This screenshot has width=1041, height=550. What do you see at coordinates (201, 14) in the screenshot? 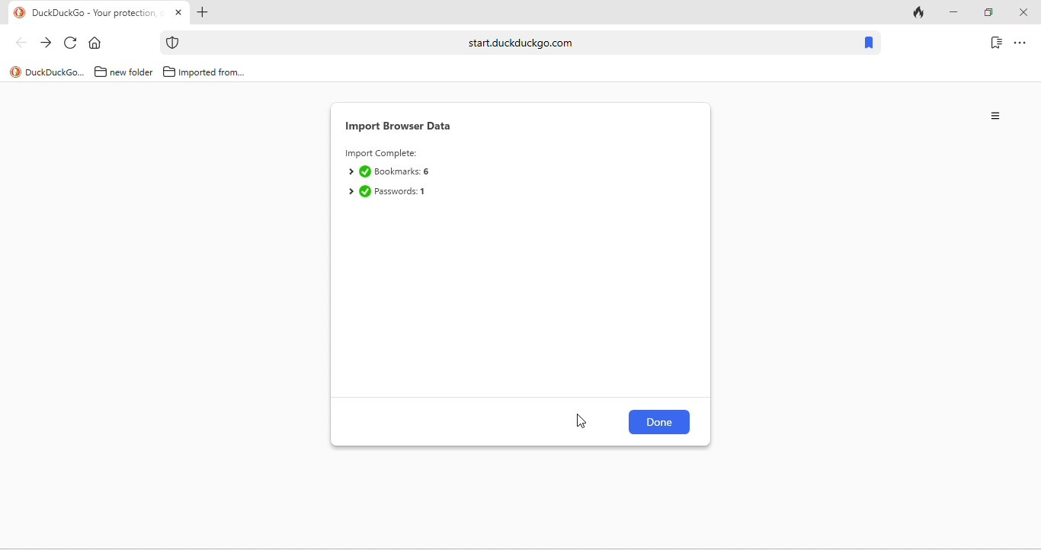
I see `add tab` at bounding box center [201, 14].